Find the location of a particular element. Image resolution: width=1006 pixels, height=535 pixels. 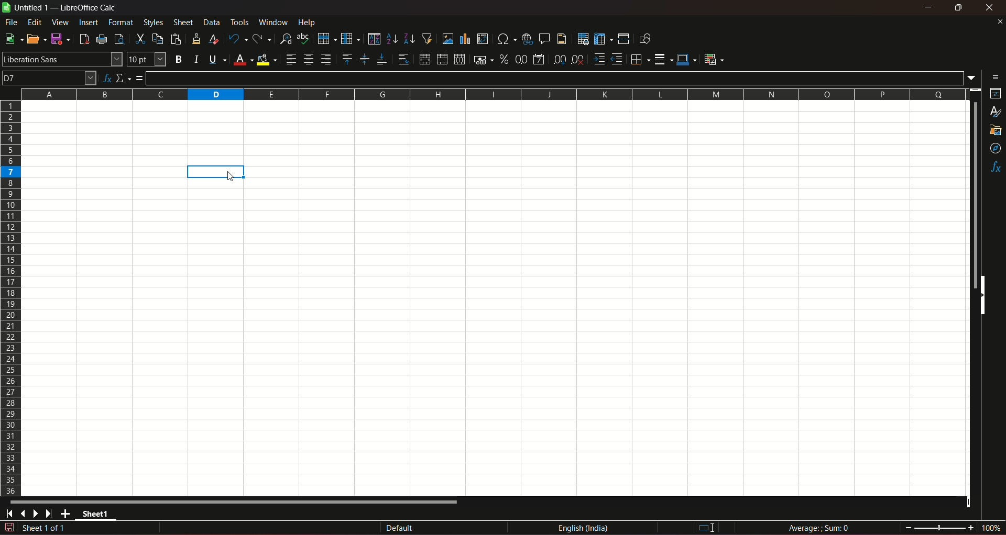

open is located at coordinates (34, 39).